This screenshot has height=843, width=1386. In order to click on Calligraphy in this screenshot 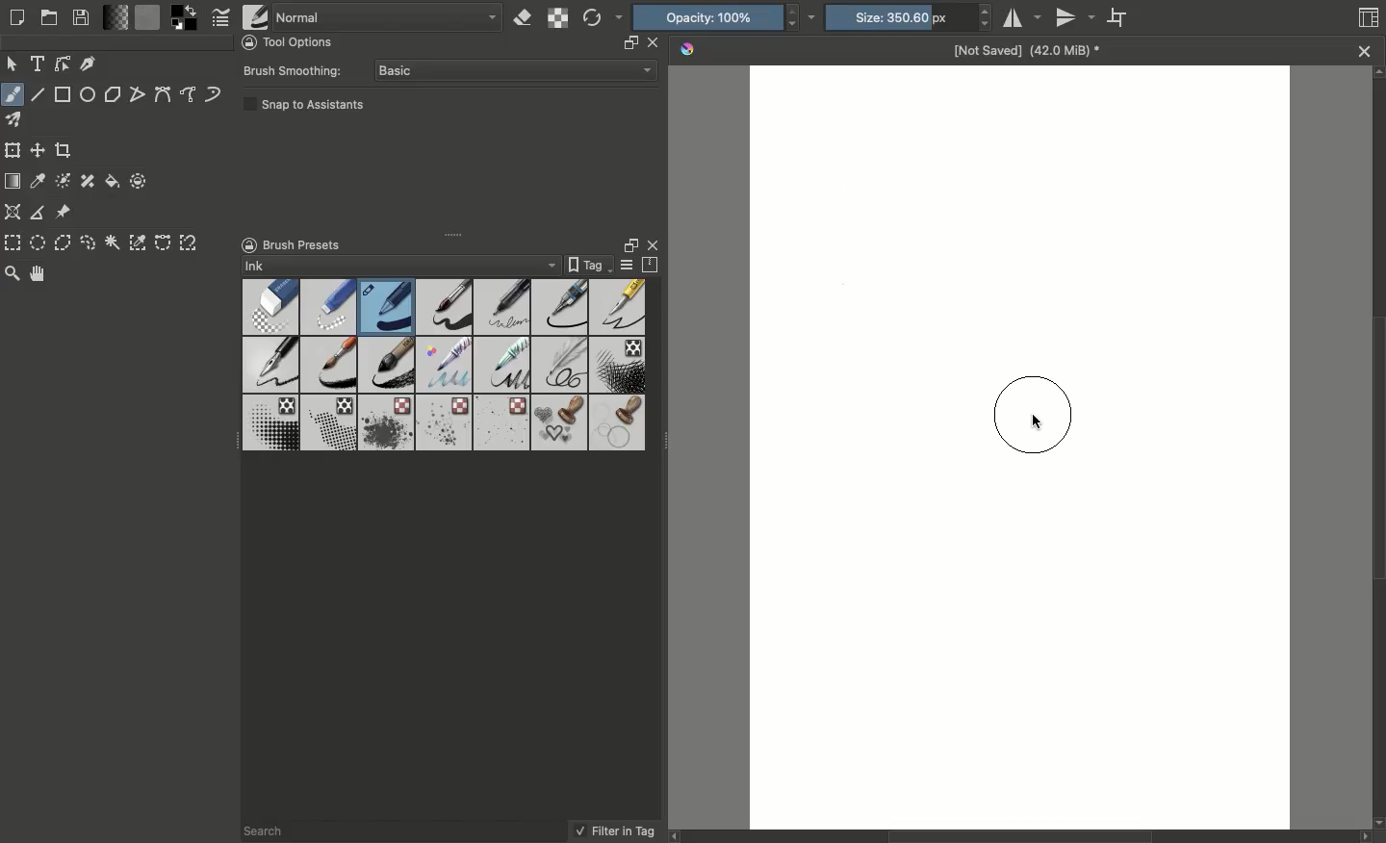, I will do `click(90, 64)`.